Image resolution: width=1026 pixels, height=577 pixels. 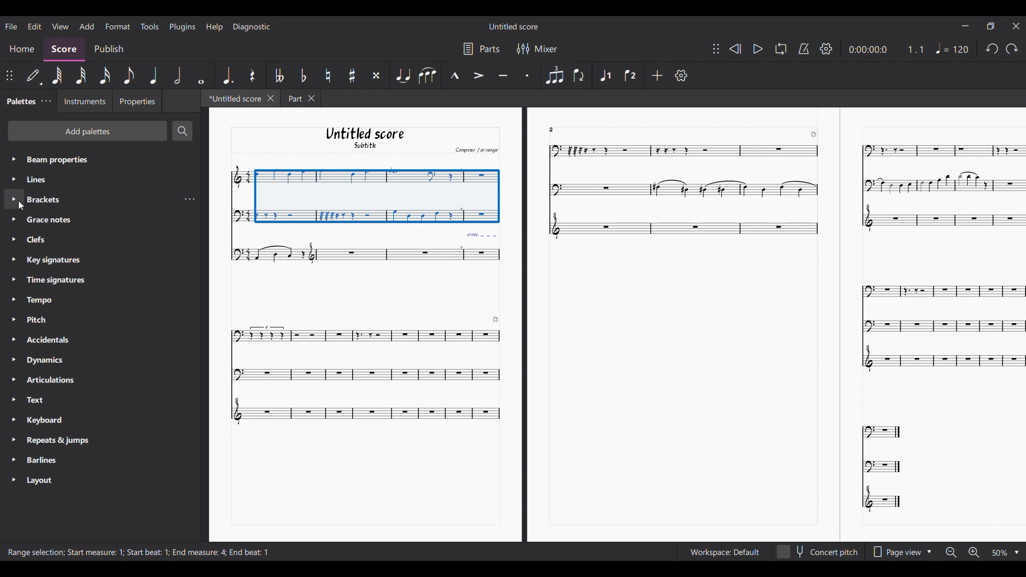 I want to click on Format, so click(x=118, y=26).